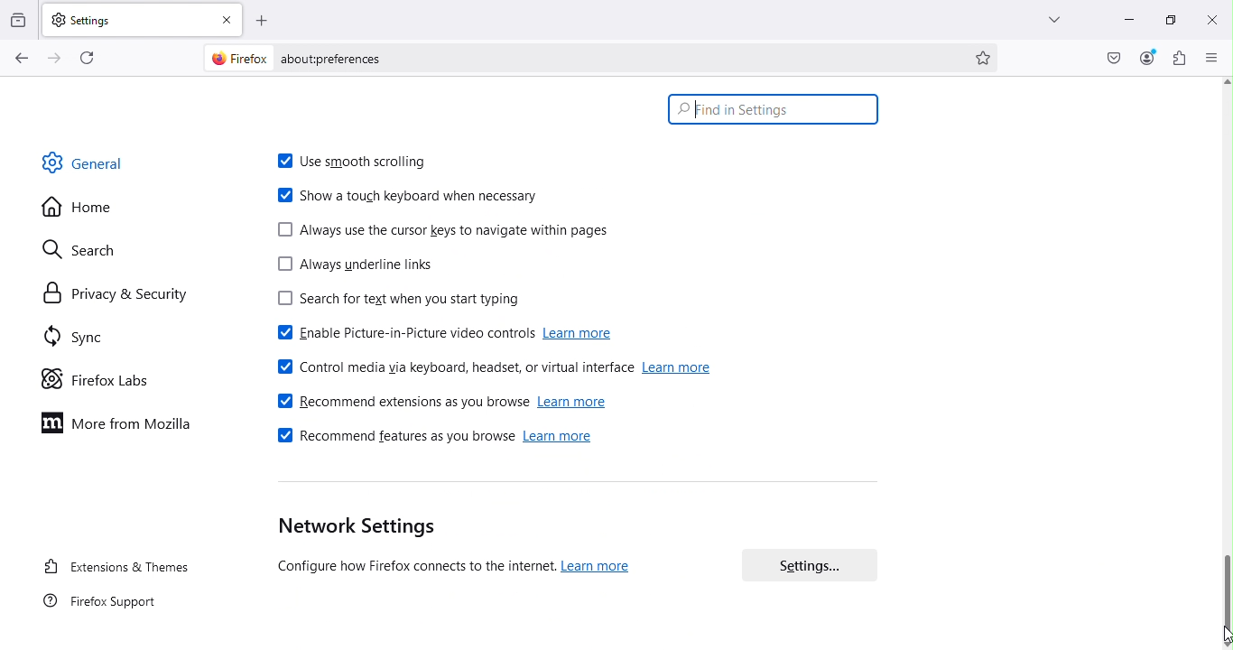 Image resolution: width=1233 pixels, height=650 pixels. Describe the element at coordinates (443, 401) in the screenshot. I see `Recommend extensions as you browse` at that location.